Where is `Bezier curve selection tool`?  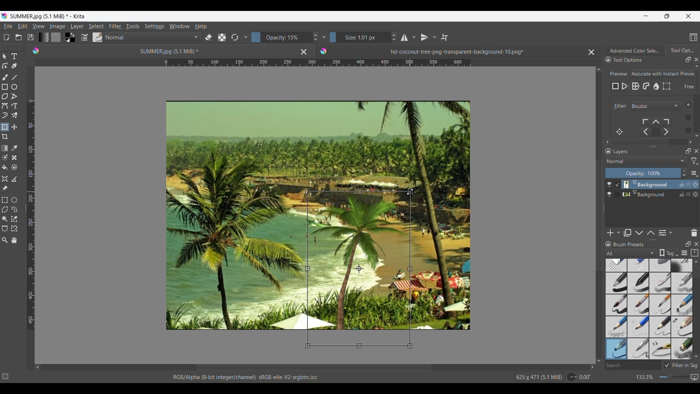
Bezier curve selection tool is located at coordinates (5, 228).